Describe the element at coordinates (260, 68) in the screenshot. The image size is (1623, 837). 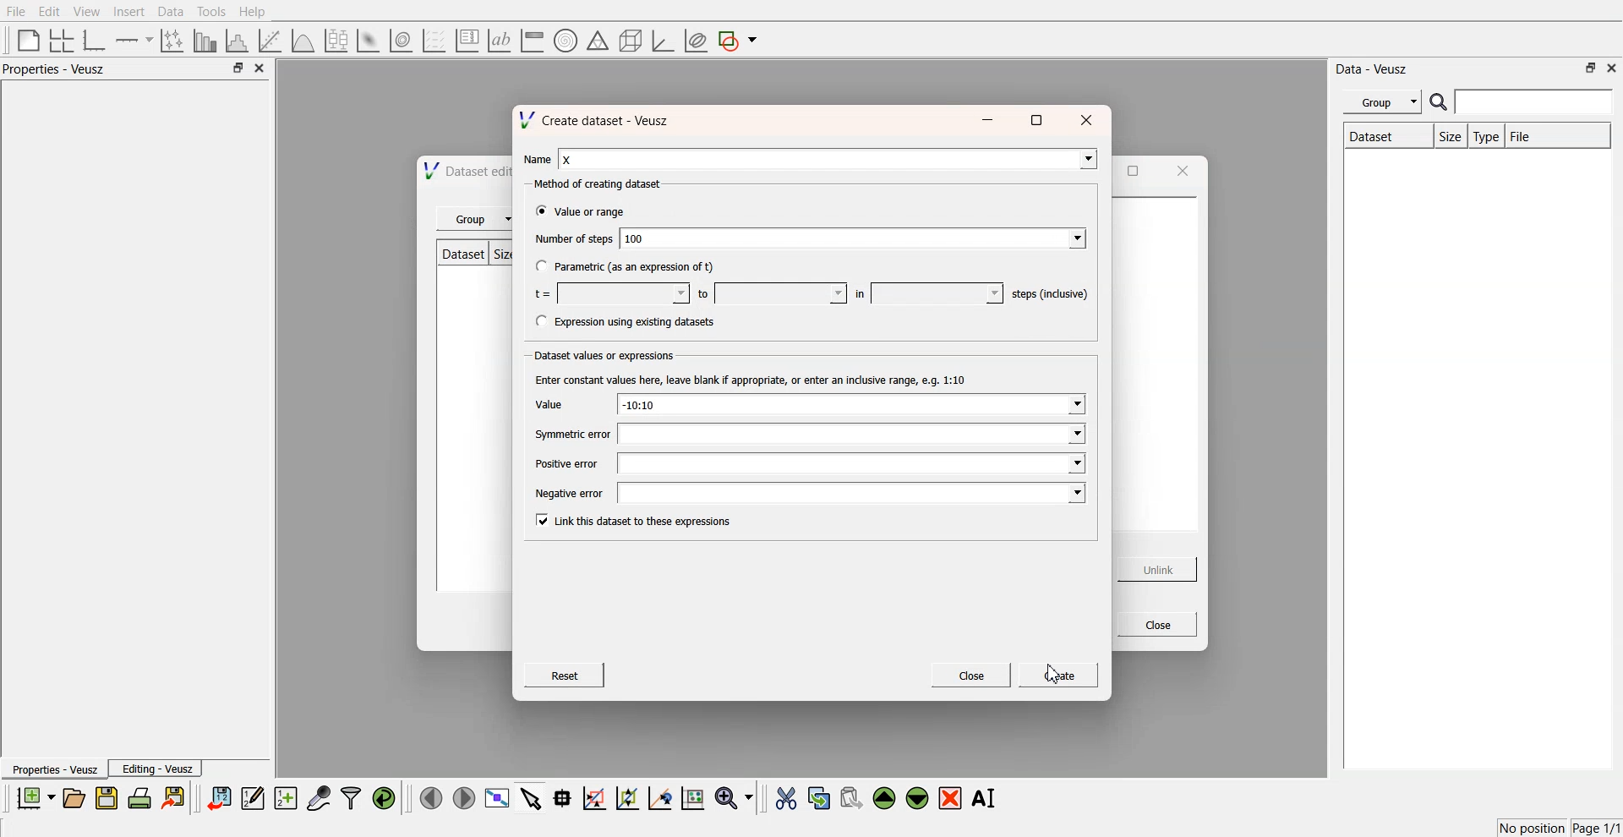
I see `close` at that location.